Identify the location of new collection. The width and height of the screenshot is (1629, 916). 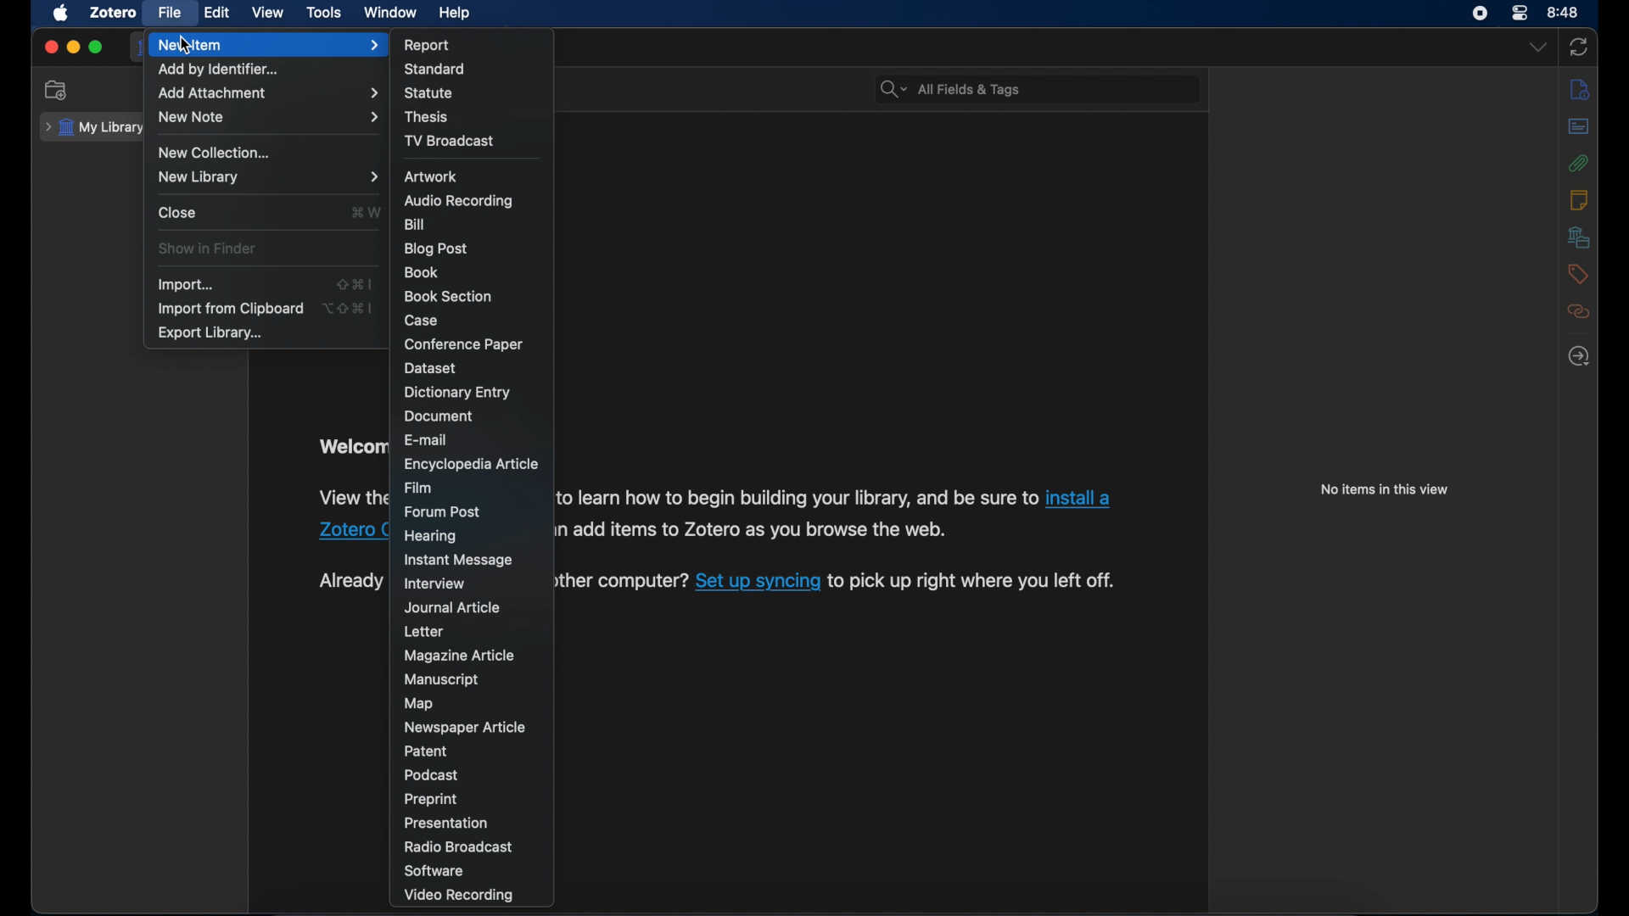
(216, 153).